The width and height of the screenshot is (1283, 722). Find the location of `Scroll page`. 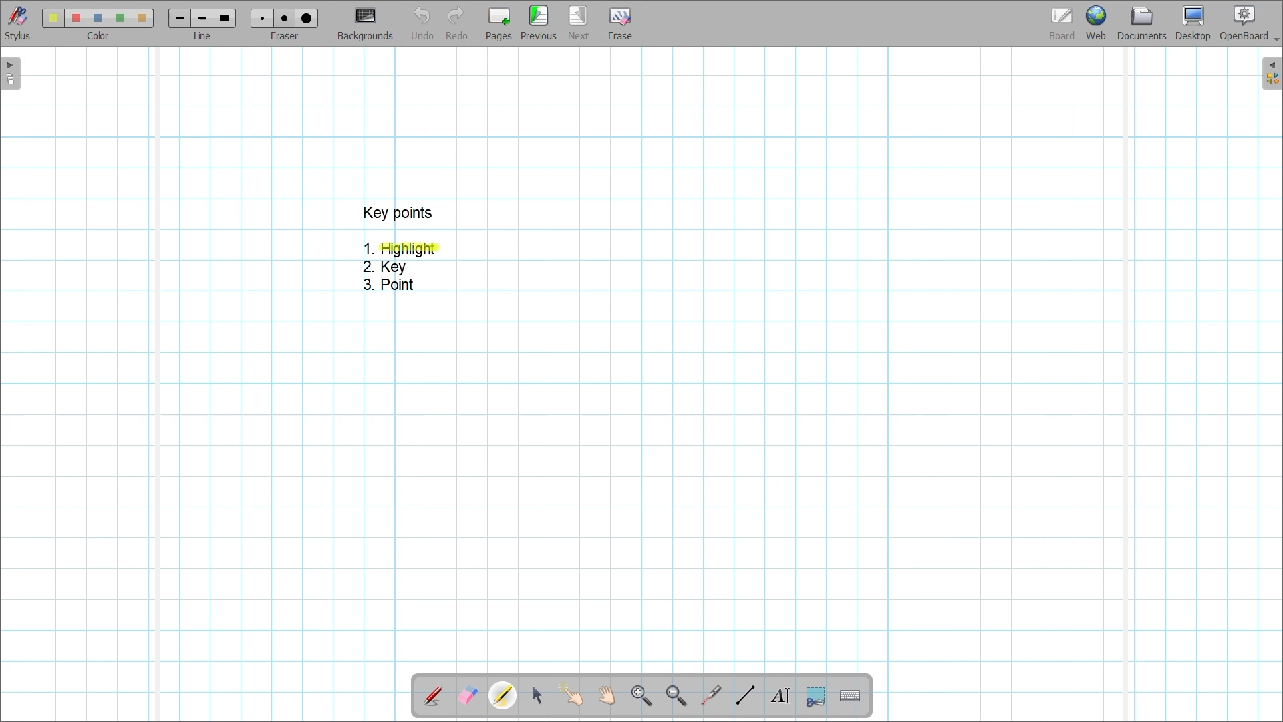

Scroll page is located at coordinates (606, 695).